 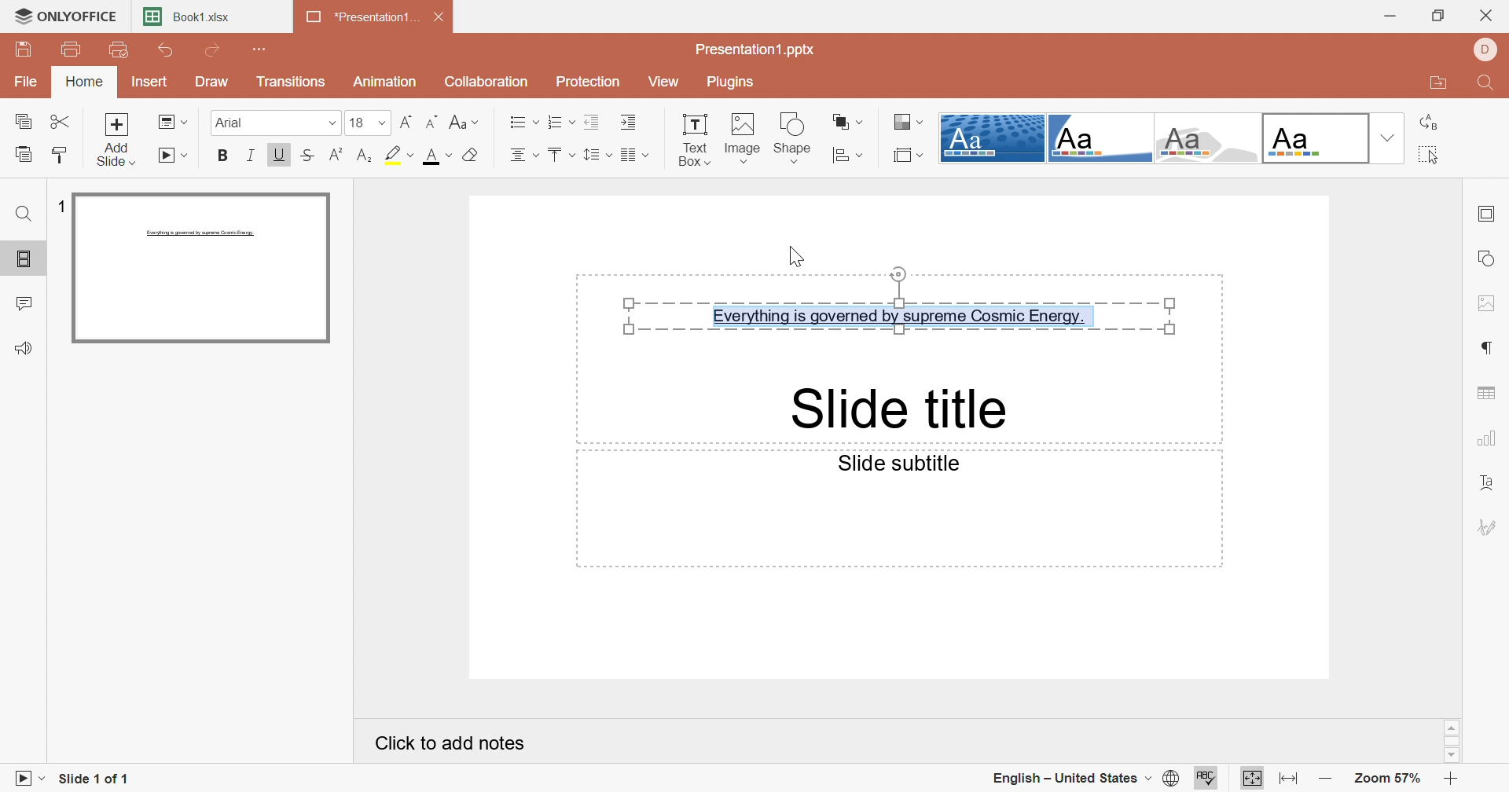 What do you see at coordinates (628, 123) in the screenshot?
I see `Increase Indent` at bounding box center [628, 123].